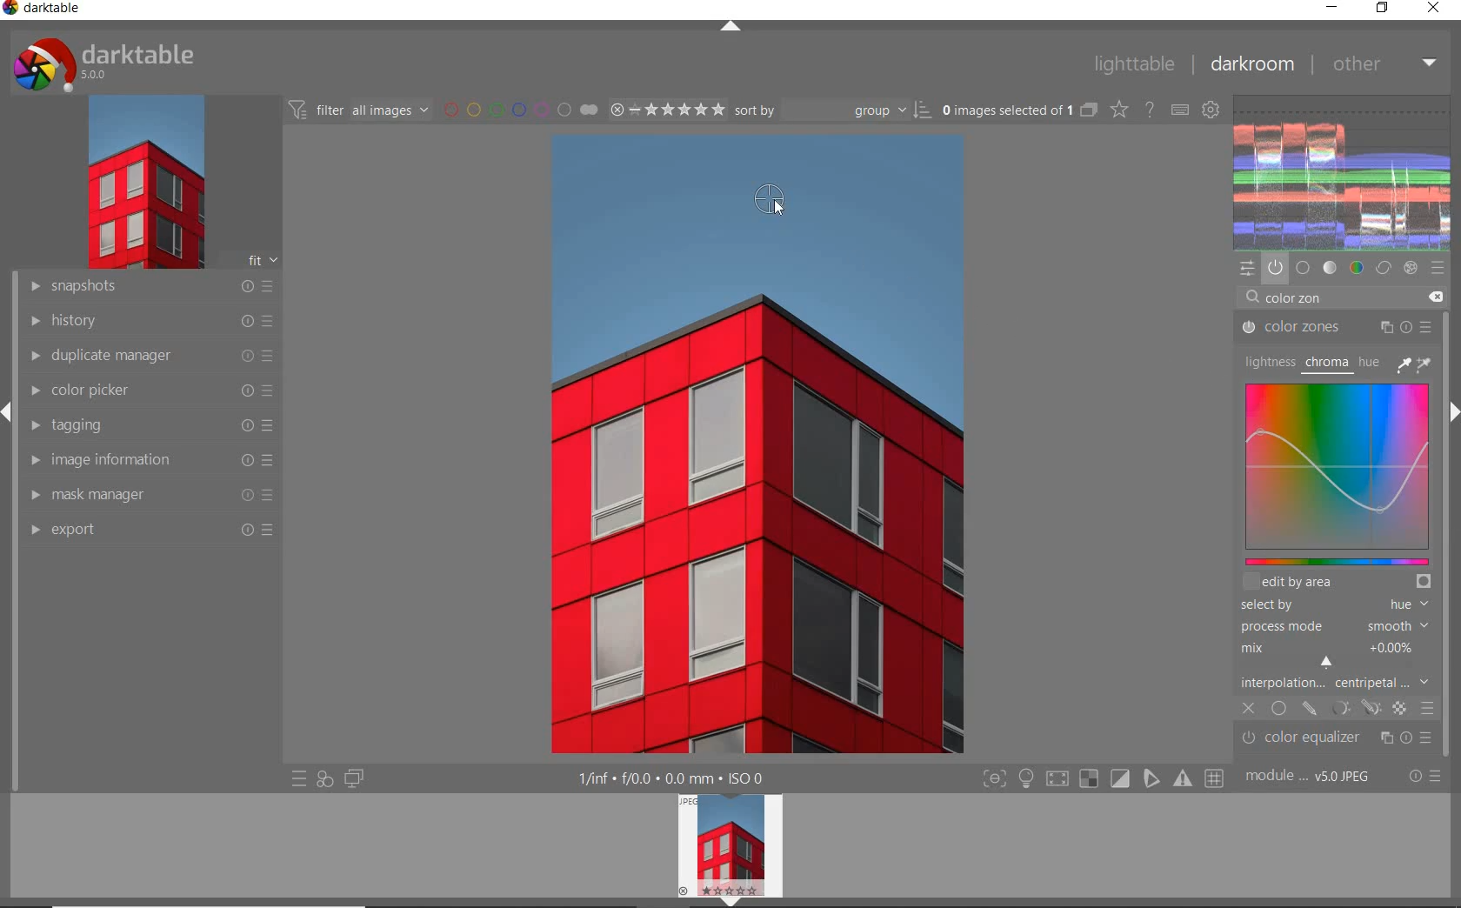 The width and height of the screenshot is (1461, 908). Describe the element at coordinates (1416, 364) in the screenshot. I see `PICKER TOOLS` at that location.